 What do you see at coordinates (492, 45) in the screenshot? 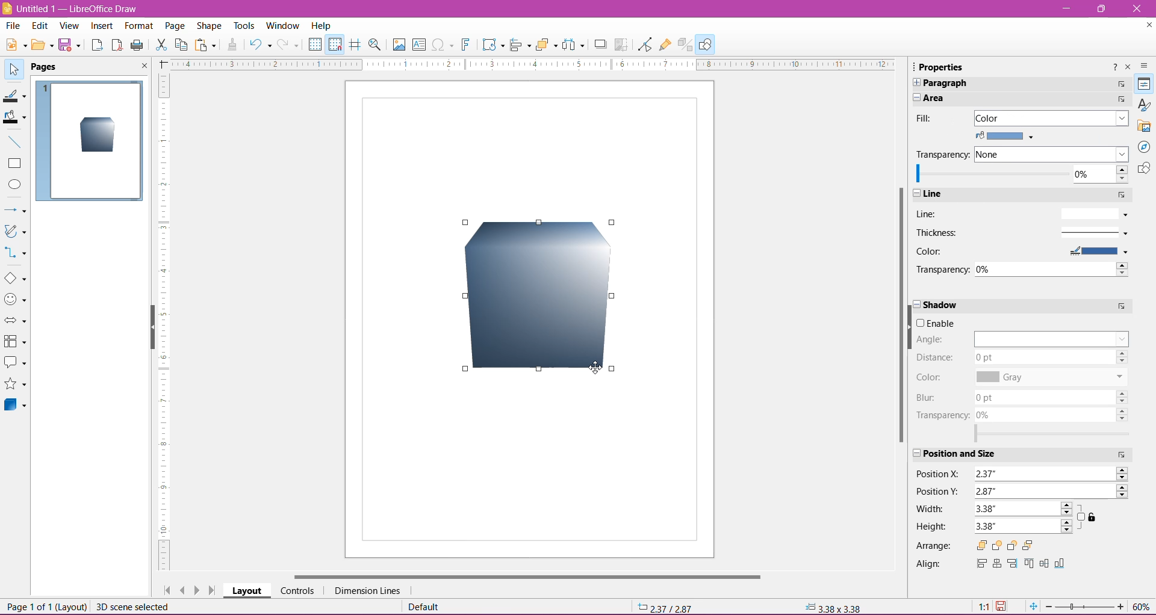
I see `Transformations` at bounding box center [492, 45].